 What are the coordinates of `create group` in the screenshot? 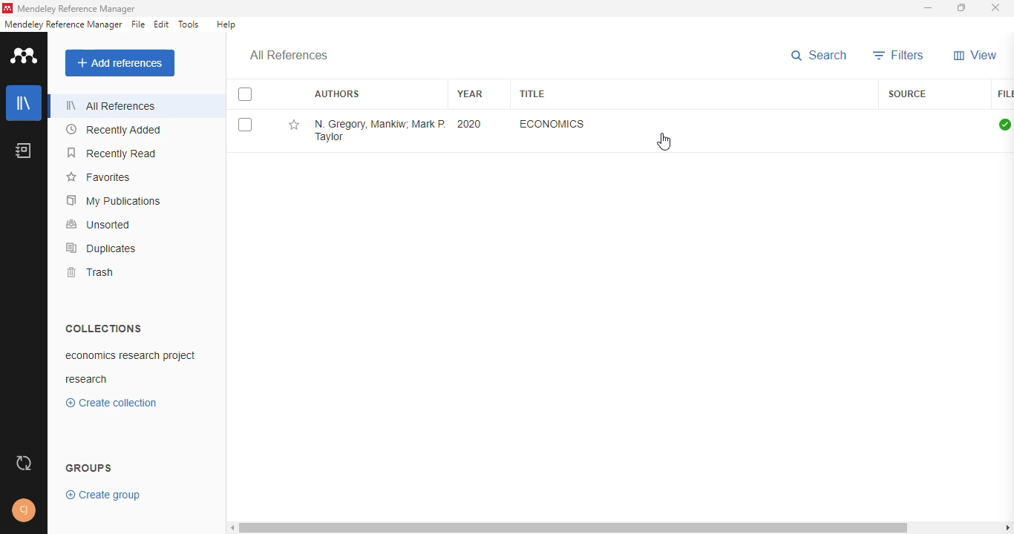 It's located at (103, 495).